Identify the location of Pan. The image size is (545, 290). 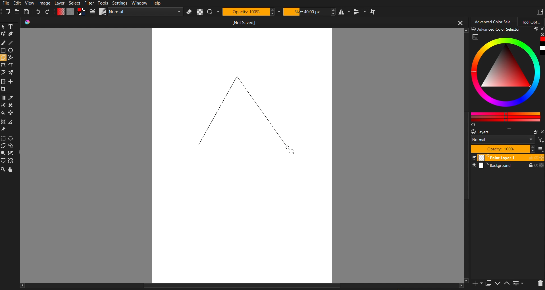
(12, 169).